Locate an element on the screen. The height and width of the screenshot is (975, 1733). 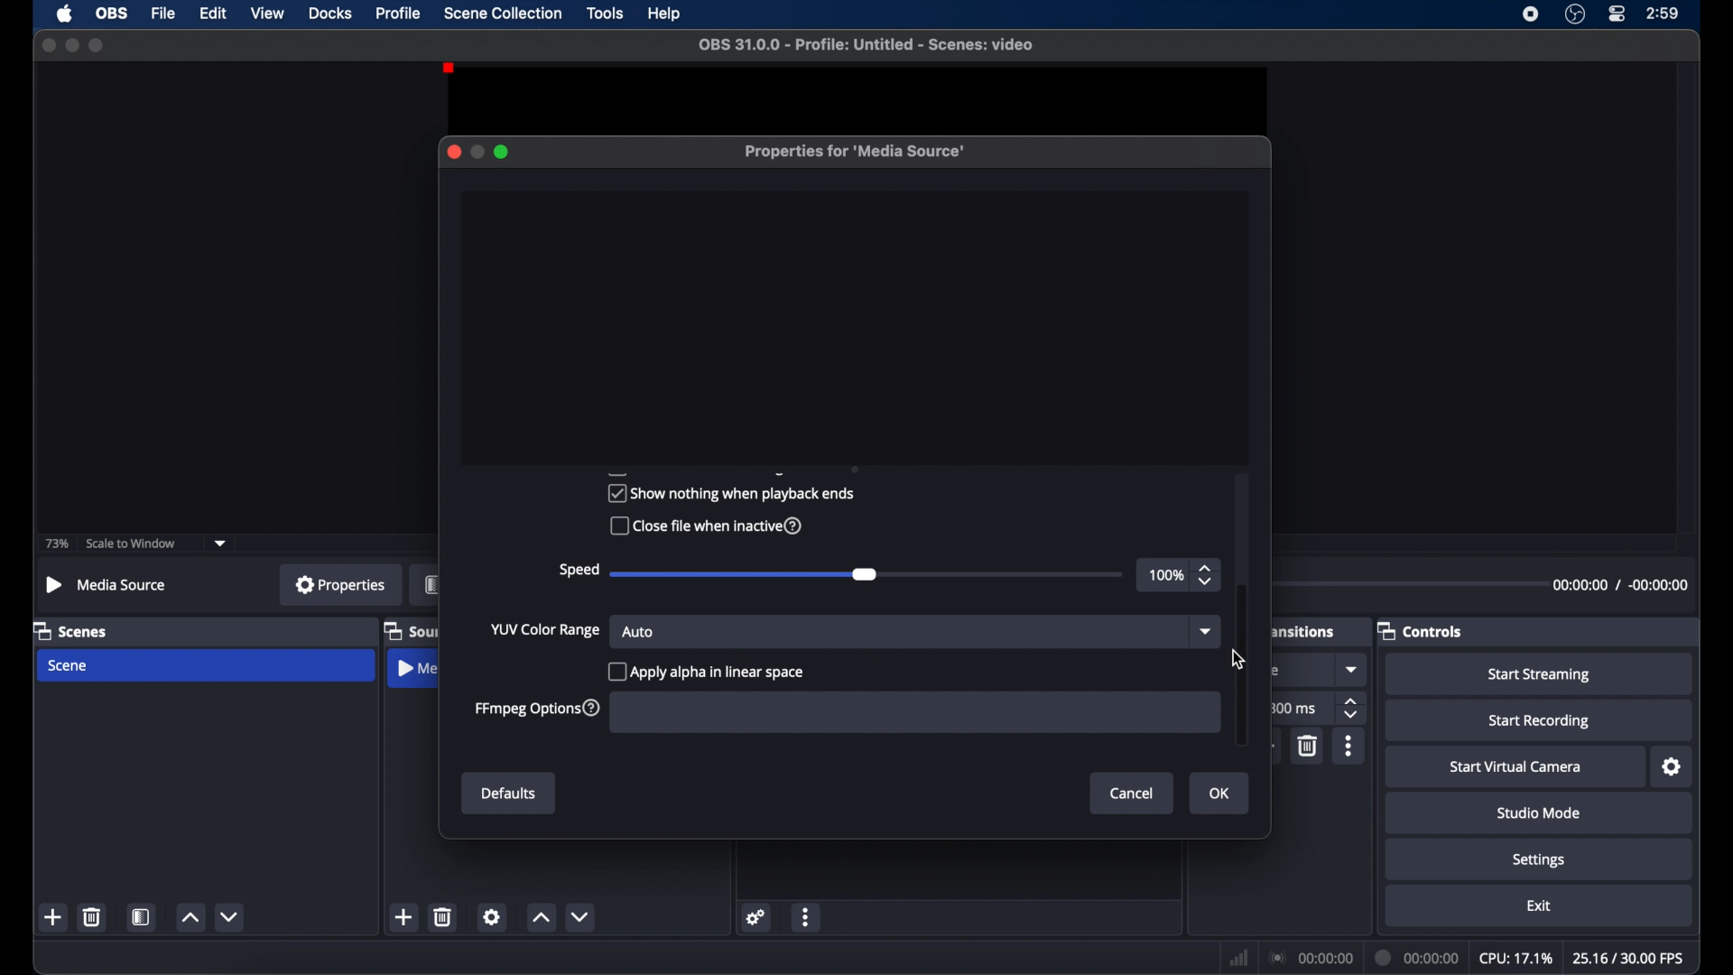
settings is located at coordinates (491, 916).